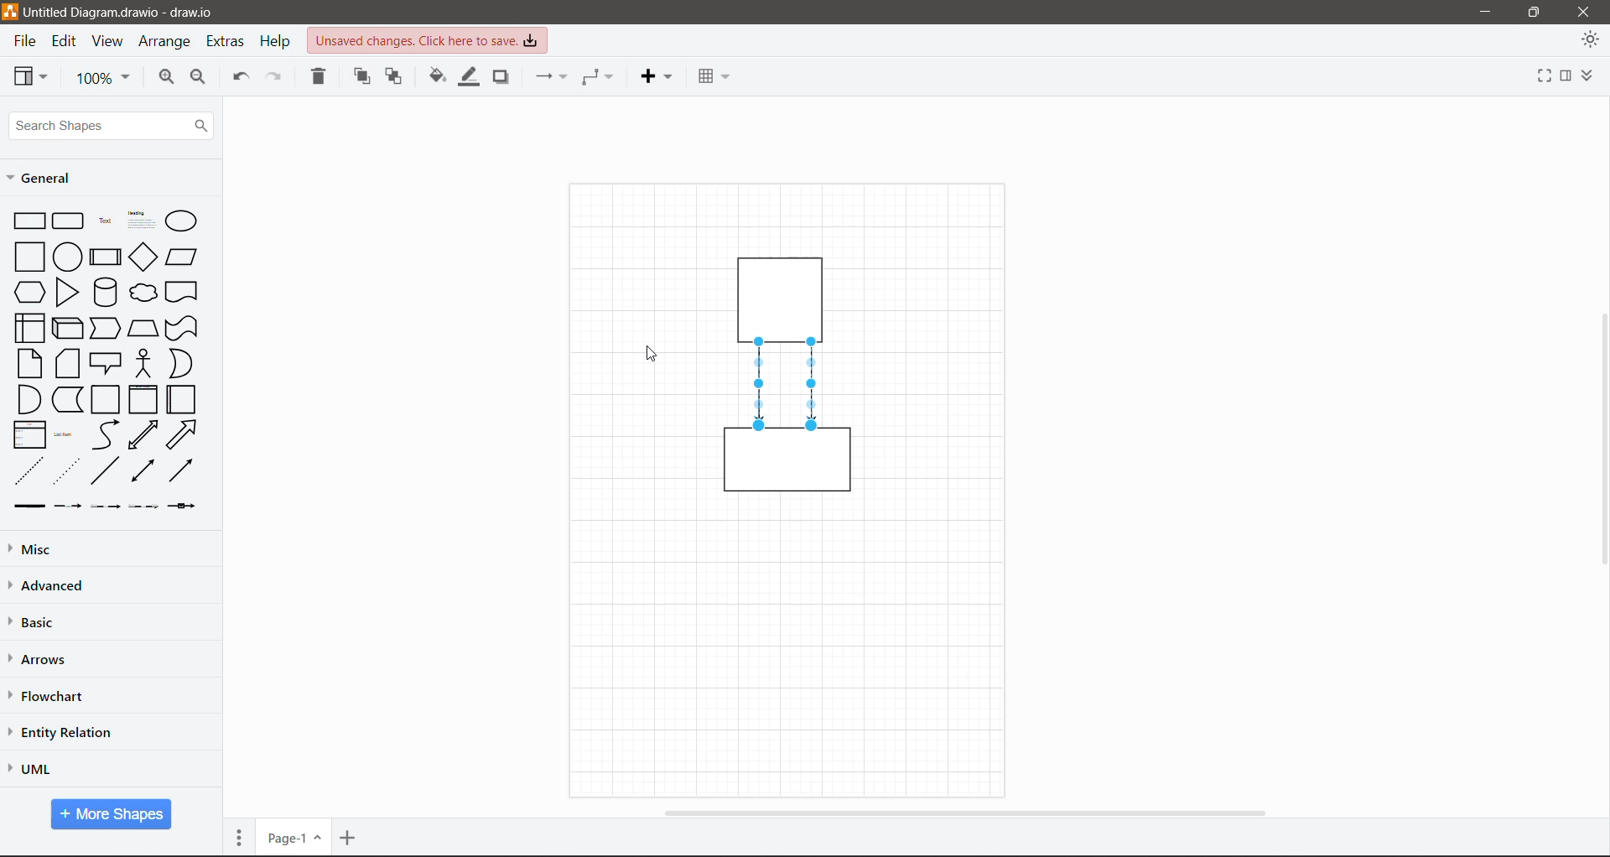 The image size is (1610, 857). What do you see at coordinates (647, 353) in the screenshot?
I see `Cursor` at bounding box center [647, 353].